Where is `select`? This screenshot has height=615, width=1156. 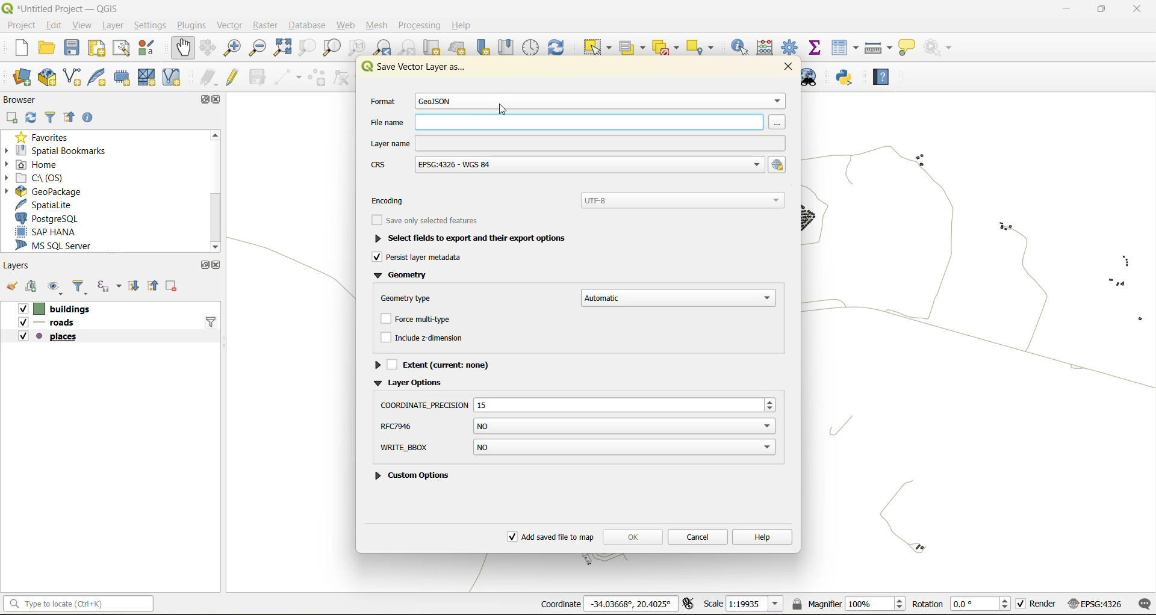 select is located at coordinates (600, 48).